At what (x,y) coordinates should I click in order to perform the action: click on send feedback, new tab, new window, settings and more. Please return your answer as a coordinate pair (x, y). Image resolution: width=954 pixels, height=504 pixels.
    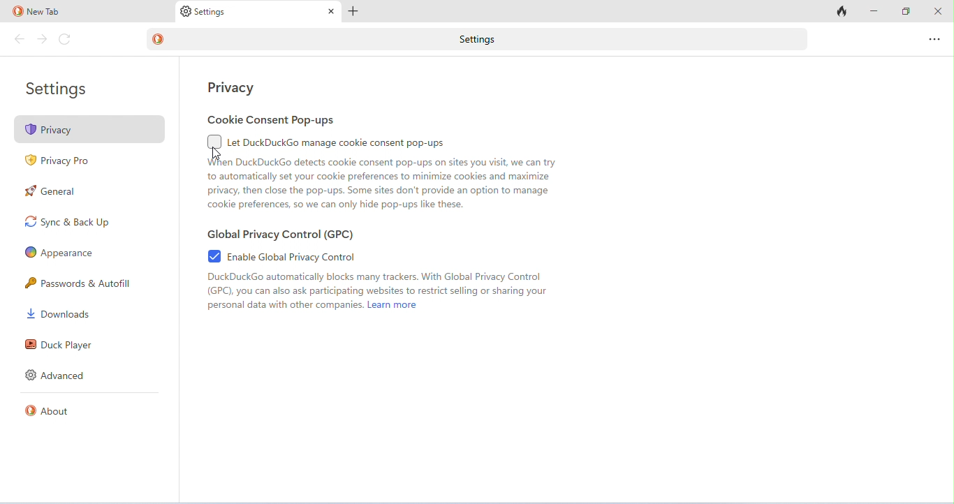
    Looking at the image, I should click on (933, 39).